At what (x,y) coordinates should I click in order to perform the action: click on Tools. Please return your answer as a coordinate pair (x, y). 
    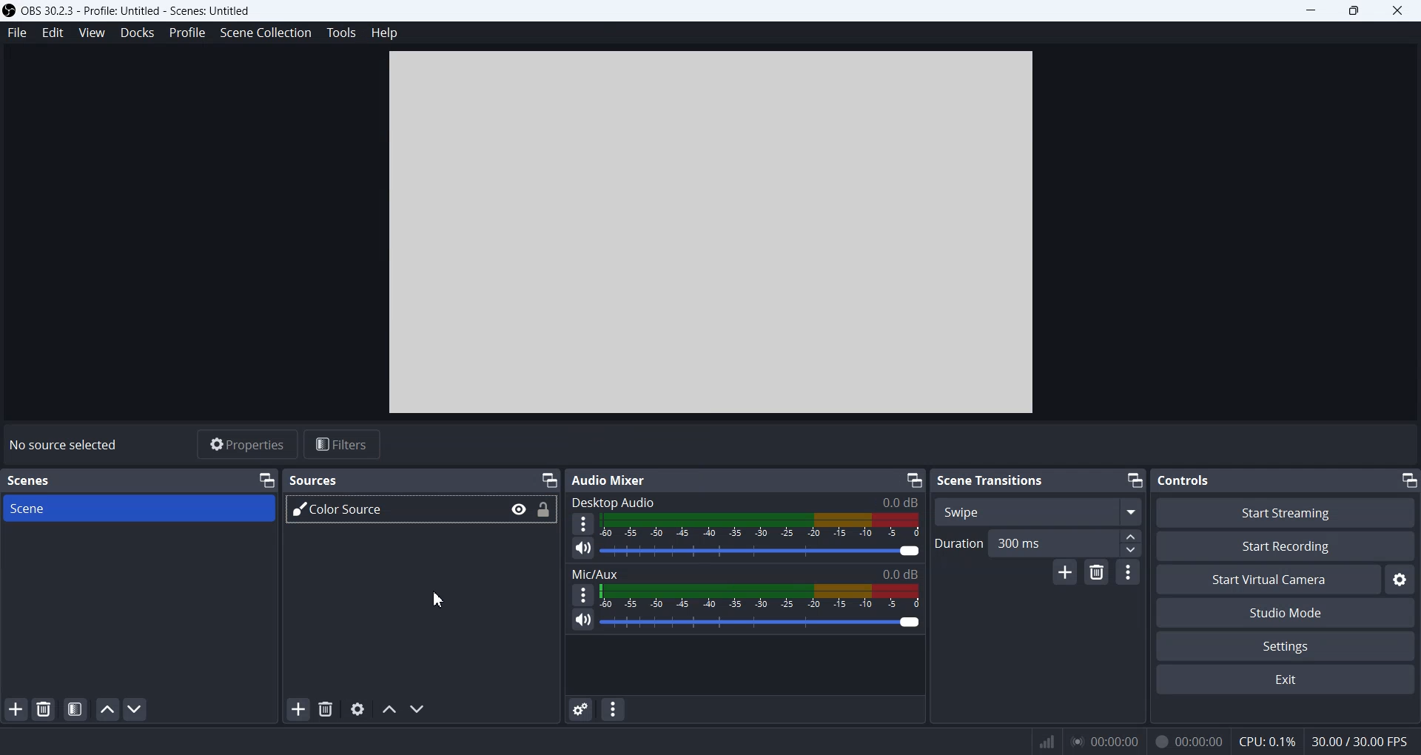
    Looking at the image, I should click on (343, 32).